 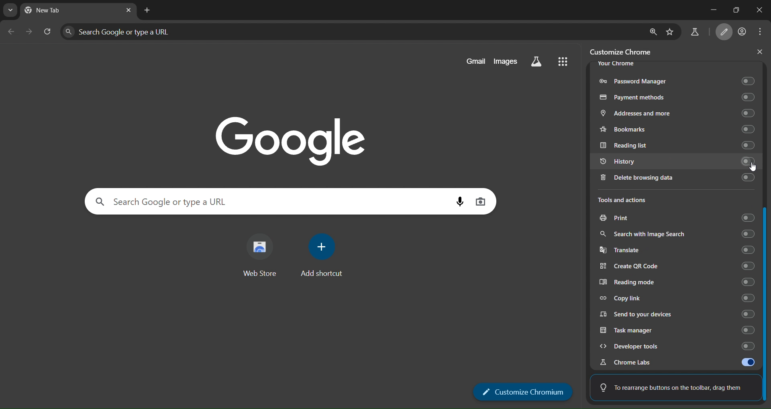 I want to click on voice search, so click(x=460, y=202).